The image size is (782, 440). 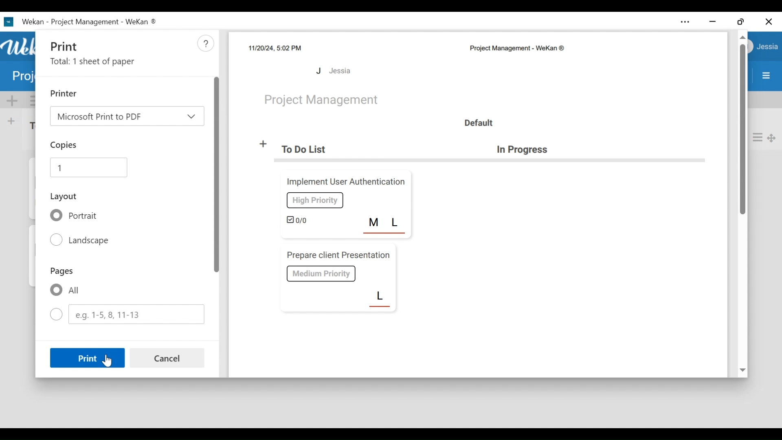 I want to click on copies, so click(x=65, y=145).